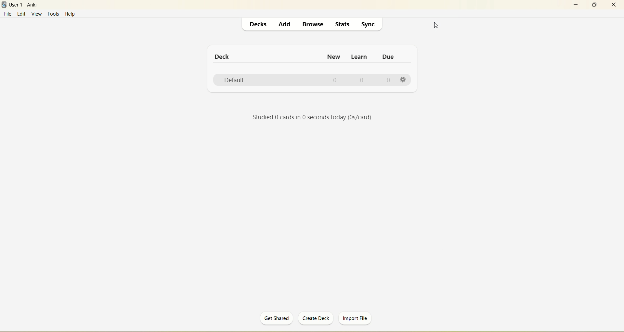 This screenshot has height=332, width=624. Describe the element at coordinates (36, 14) in the screenshot. I see `view` at that location.